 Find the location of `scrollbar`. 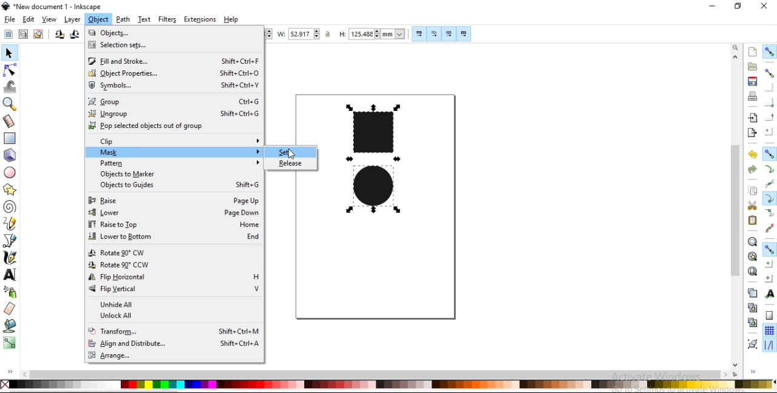

scrollbar is located at coordinates (737, 207).